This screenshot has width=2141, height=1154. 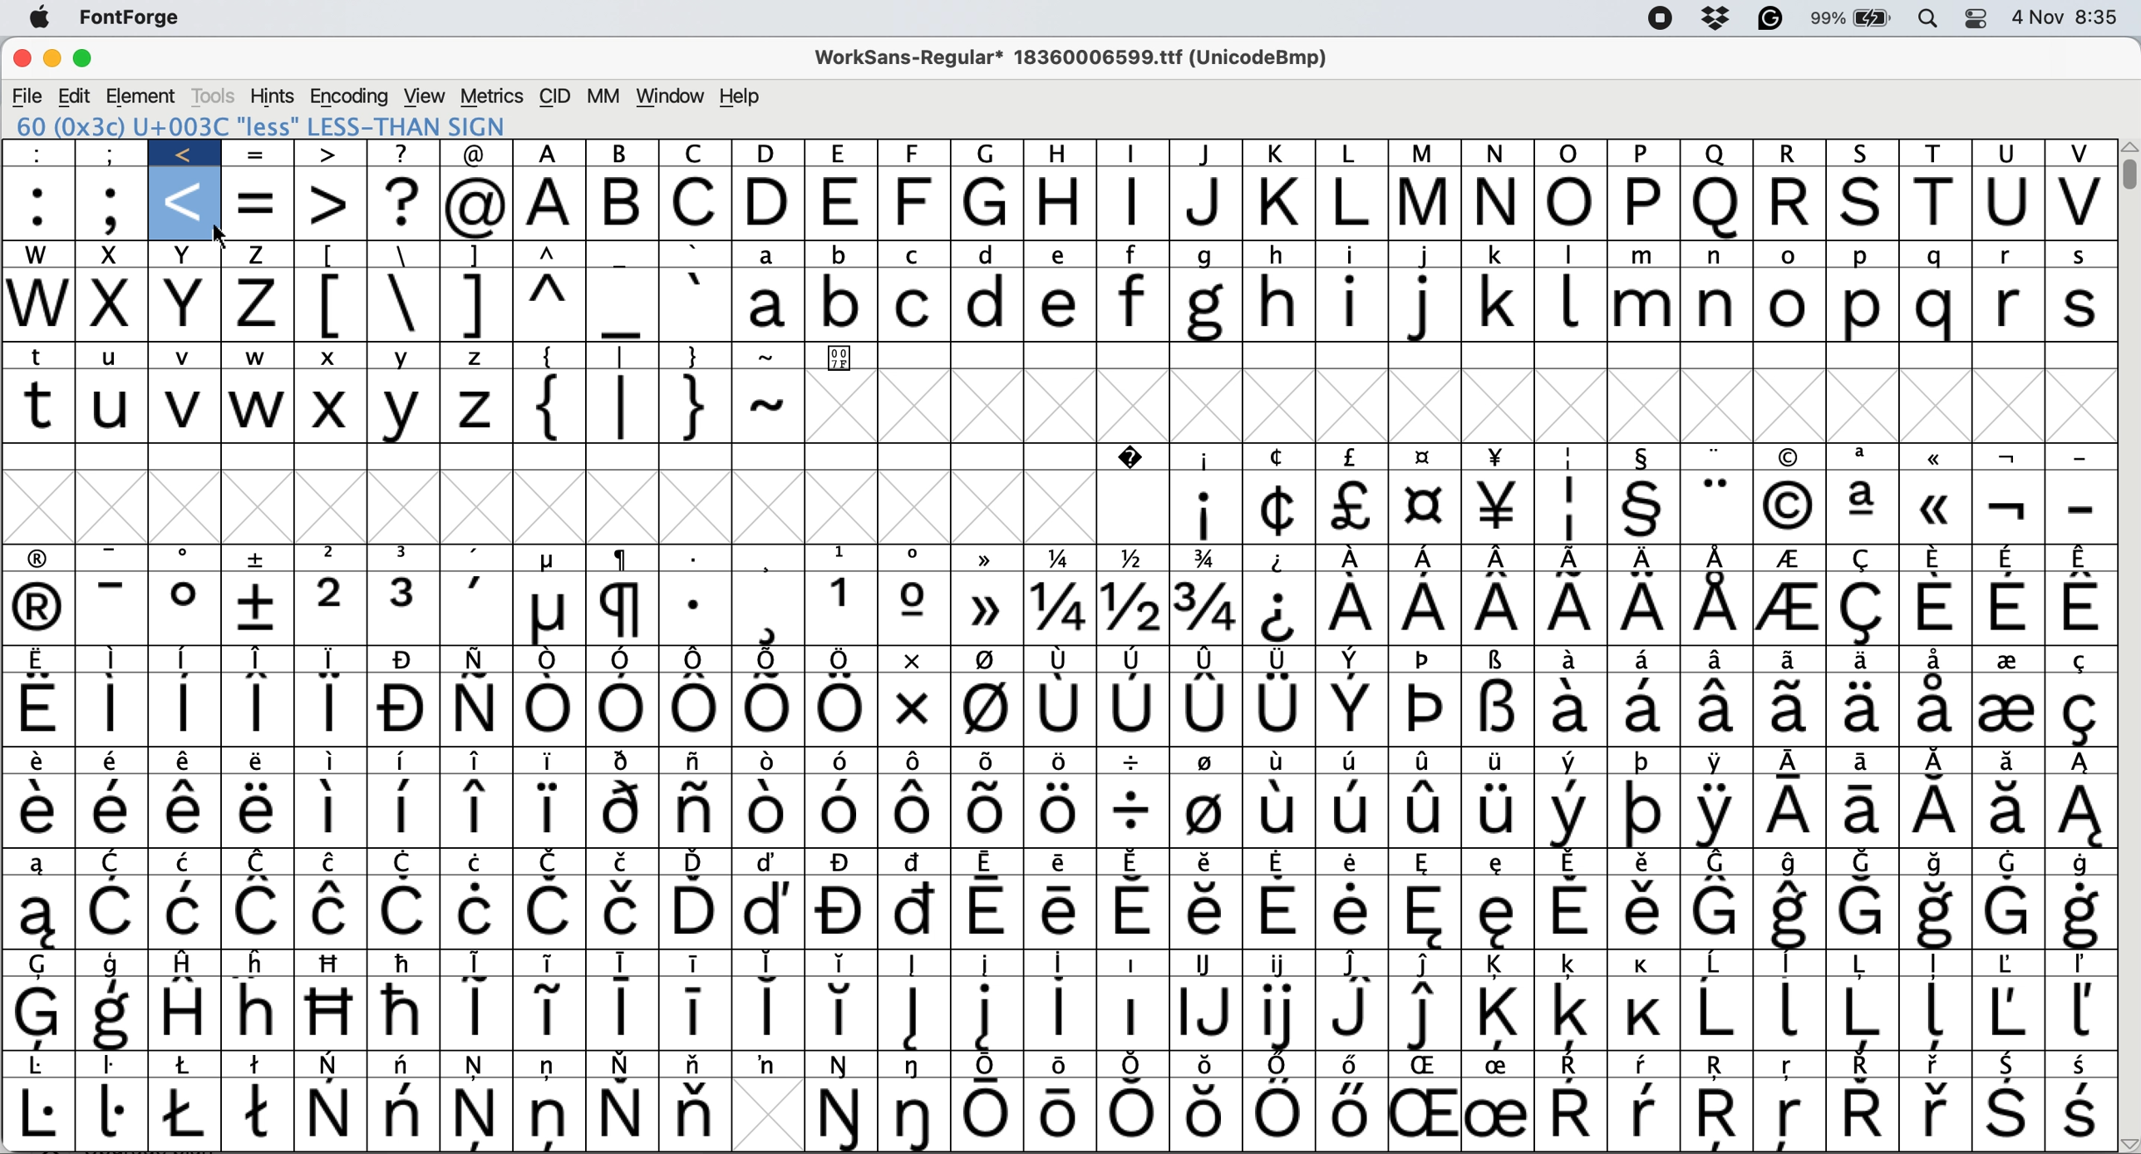 What do you see at coordinates (1573, 152) in the screenshot?
I see `o` at bounding box center [1573, 152].